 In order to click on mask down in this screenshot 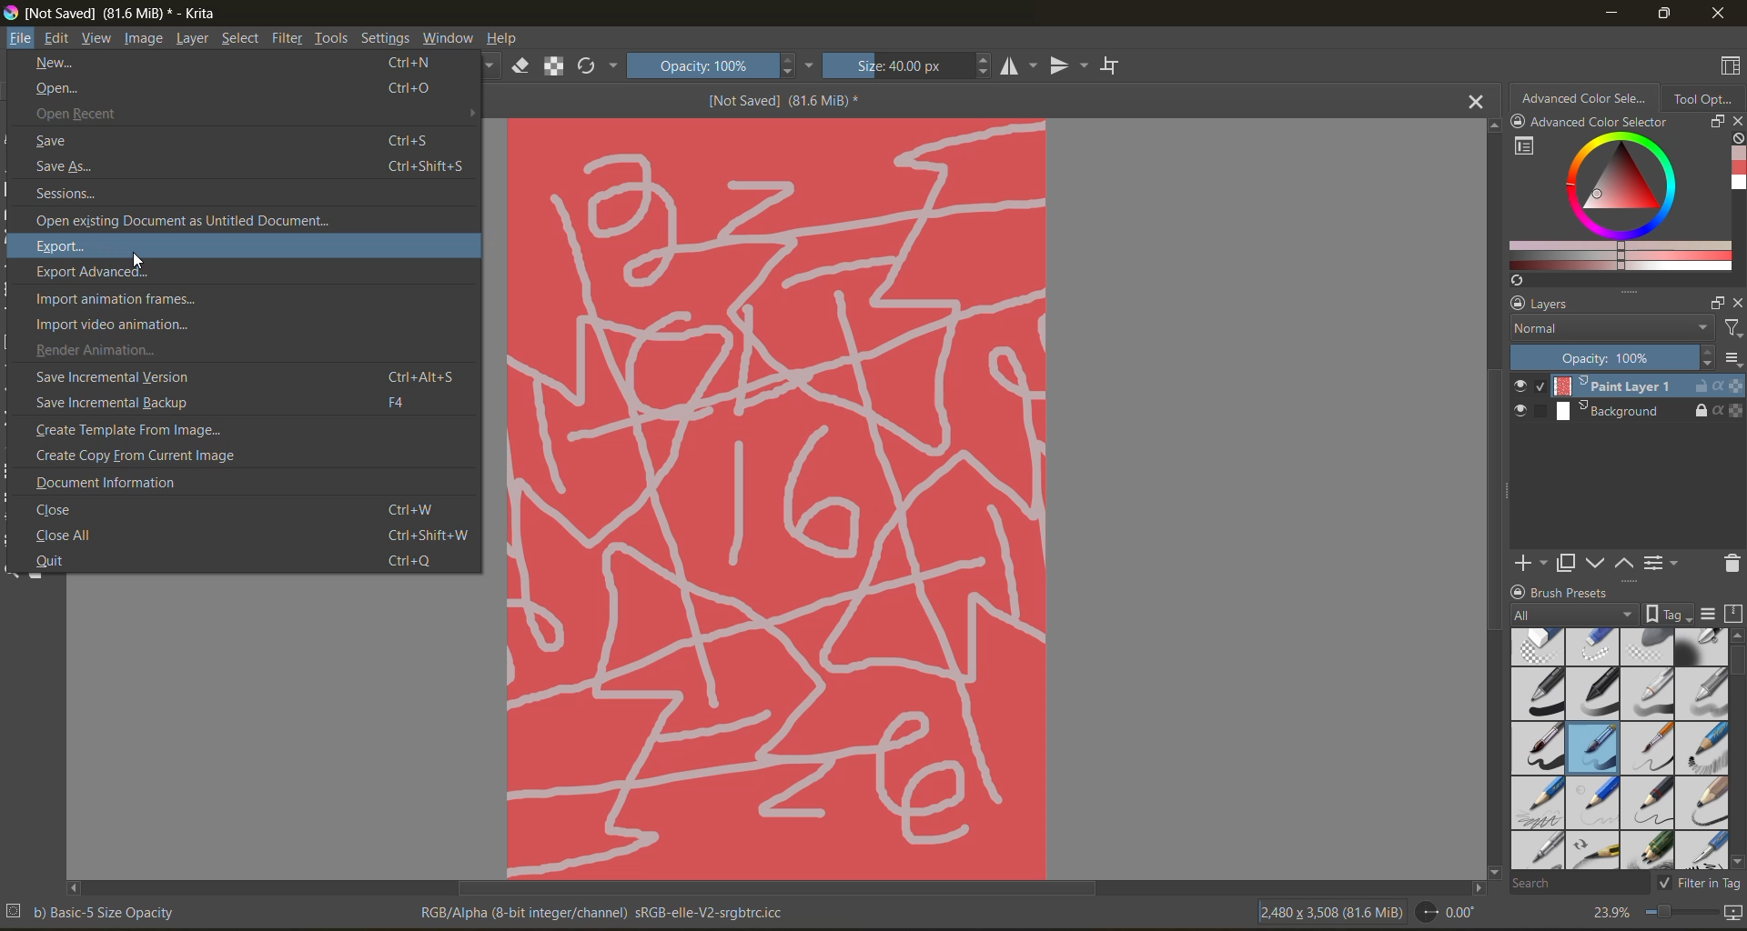, I will do `click(1595, 564)`.